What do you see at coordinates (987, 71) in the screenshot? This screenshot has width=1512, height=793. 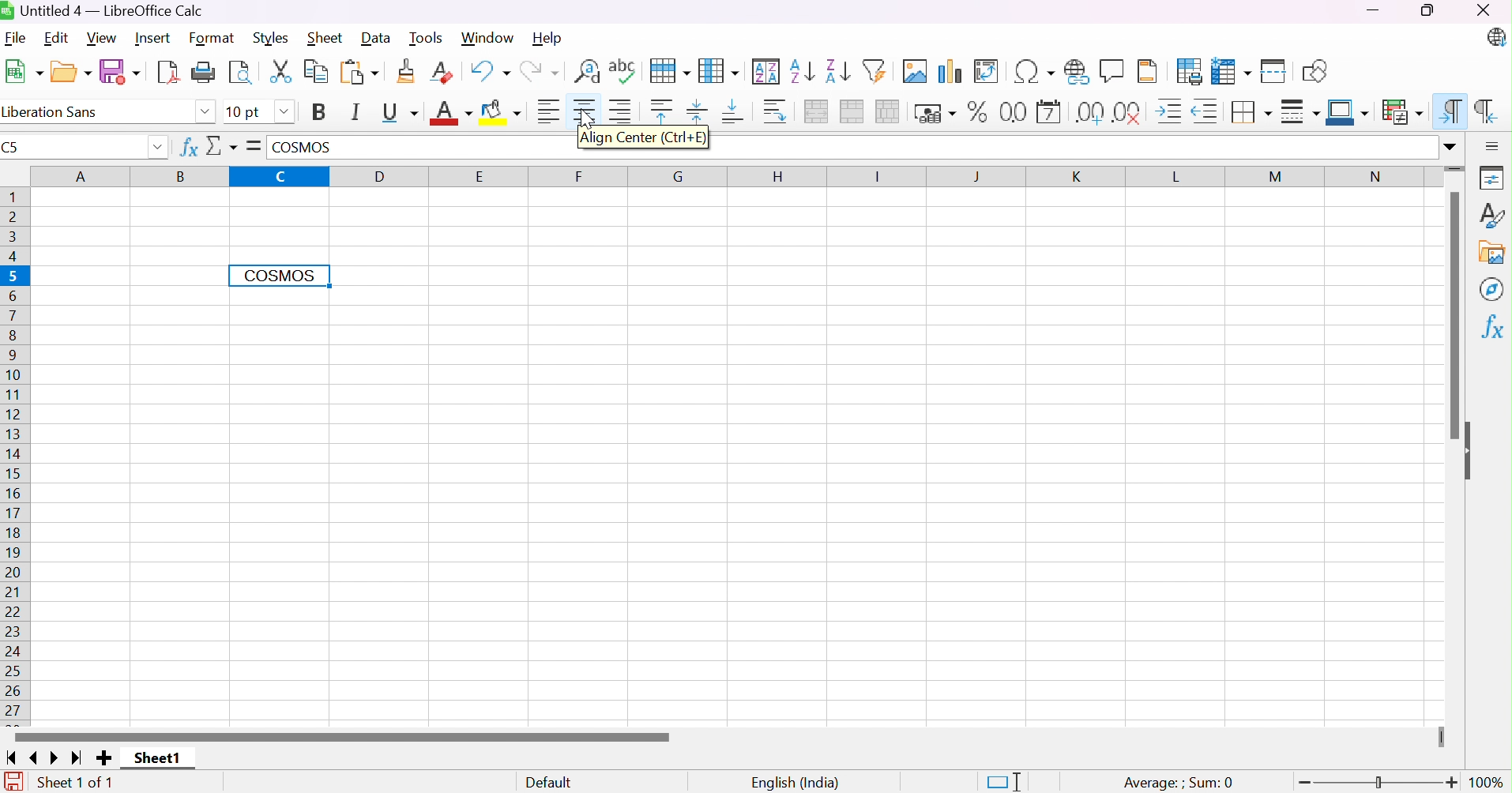 I see `Insert or Edit Pivot Table` at bounding box center [987, 71].